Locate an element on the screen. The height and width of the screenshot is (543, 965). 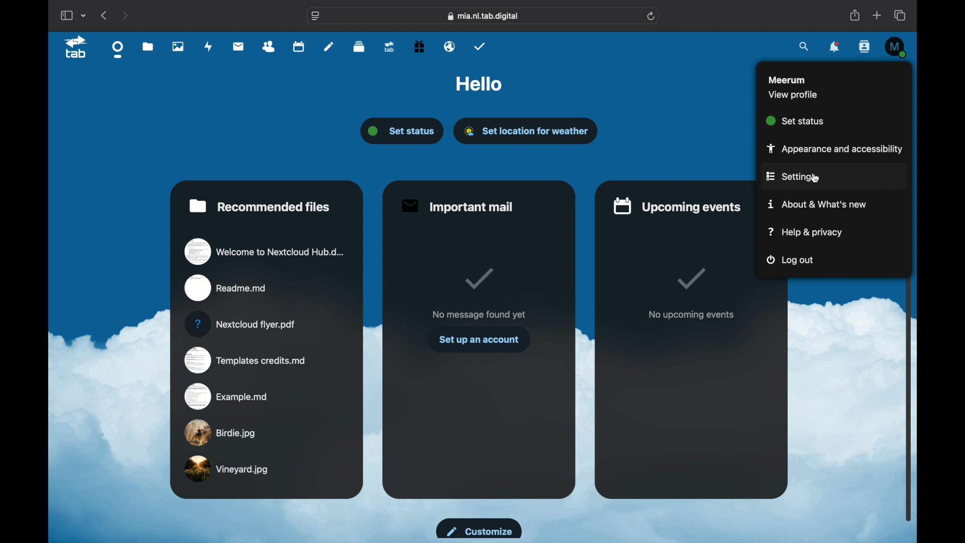
next is located at coordinates (126, 15).